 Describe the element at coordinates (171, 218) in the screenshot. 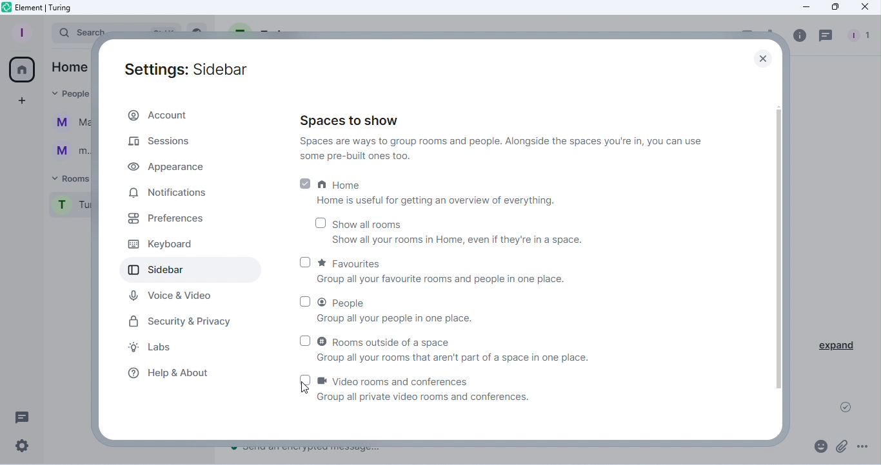

I see `Prefrences` at that location.